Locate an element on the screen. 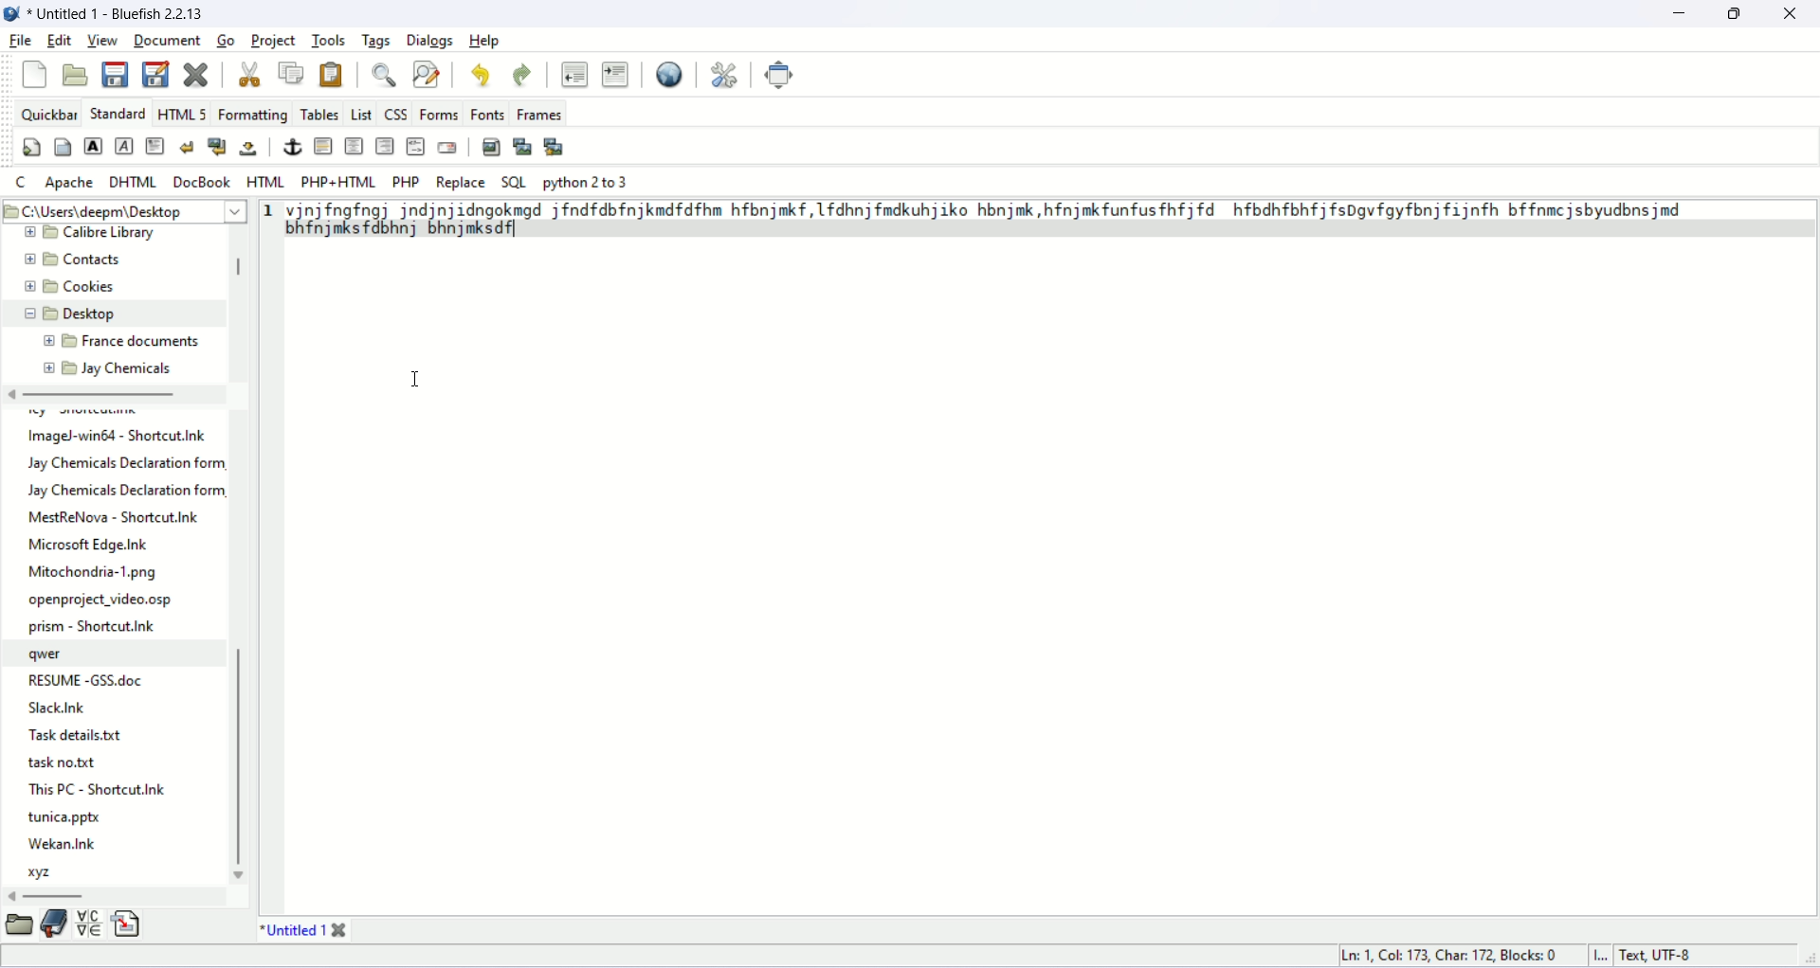 This screenshot has width=1820, height=968. Microsoft Edge.Ink is located at coordinates (89, 545).